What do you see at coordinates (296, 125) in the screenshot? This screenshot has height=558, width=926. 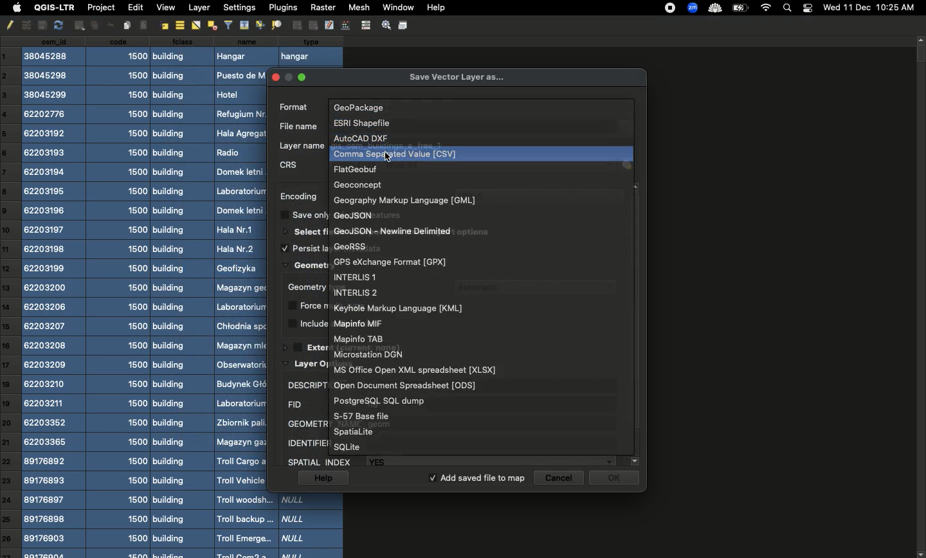 I see `File name` at bounding box center [296, 125].